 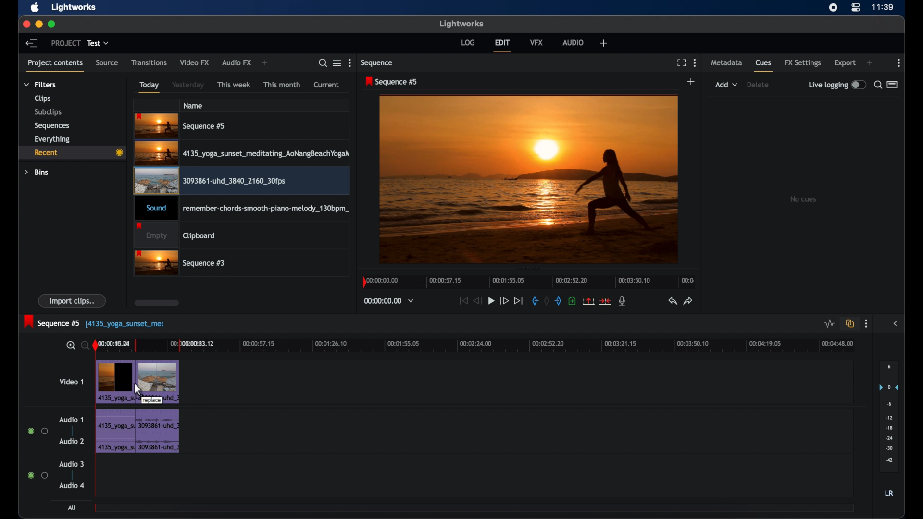 What do you see at coordinates (888, 416) in the screenshot?
I see `set audio output levels` at bounding box center [888, 416].